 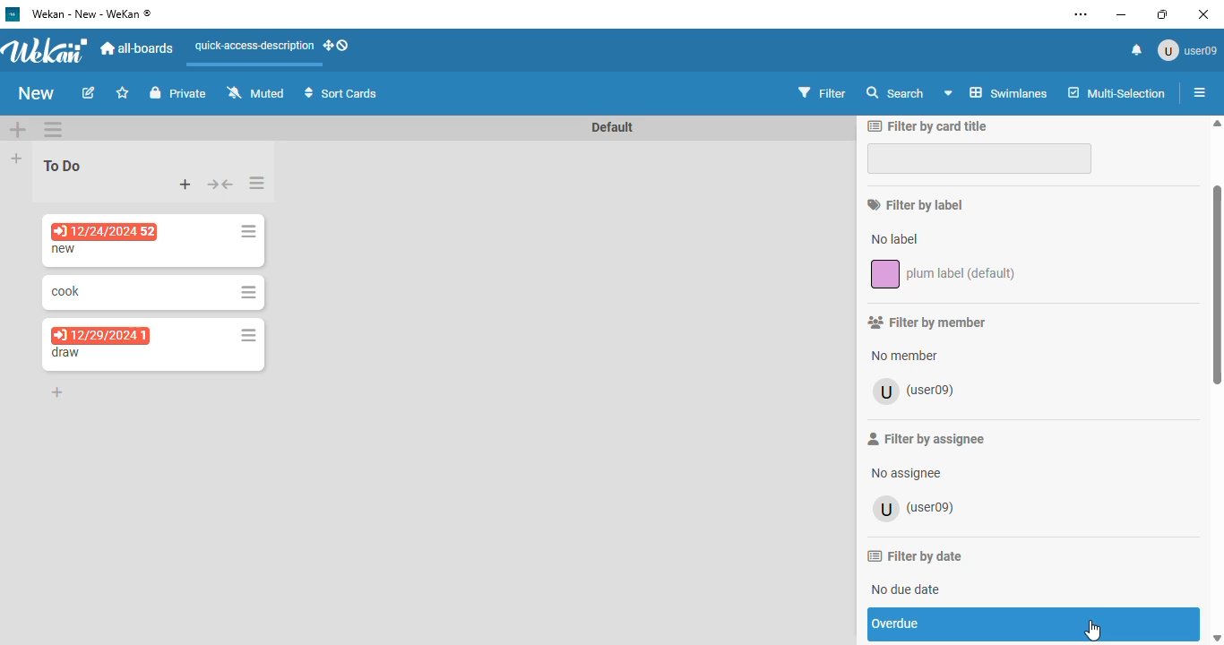 What do you see at coordinates (248, 232) in the screenshot?
I see `card actions` at bounding box center [248, 232].